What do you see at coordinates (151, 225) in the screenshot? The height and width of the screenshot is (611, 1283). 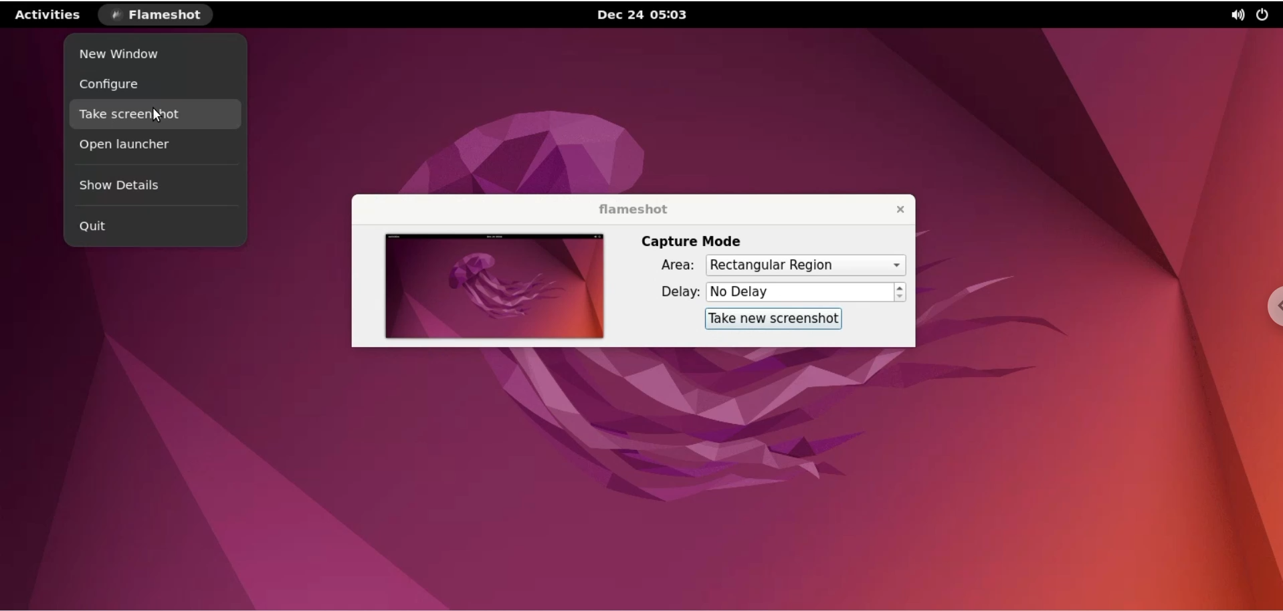 I see `quit` at bounding box center [151, 225].